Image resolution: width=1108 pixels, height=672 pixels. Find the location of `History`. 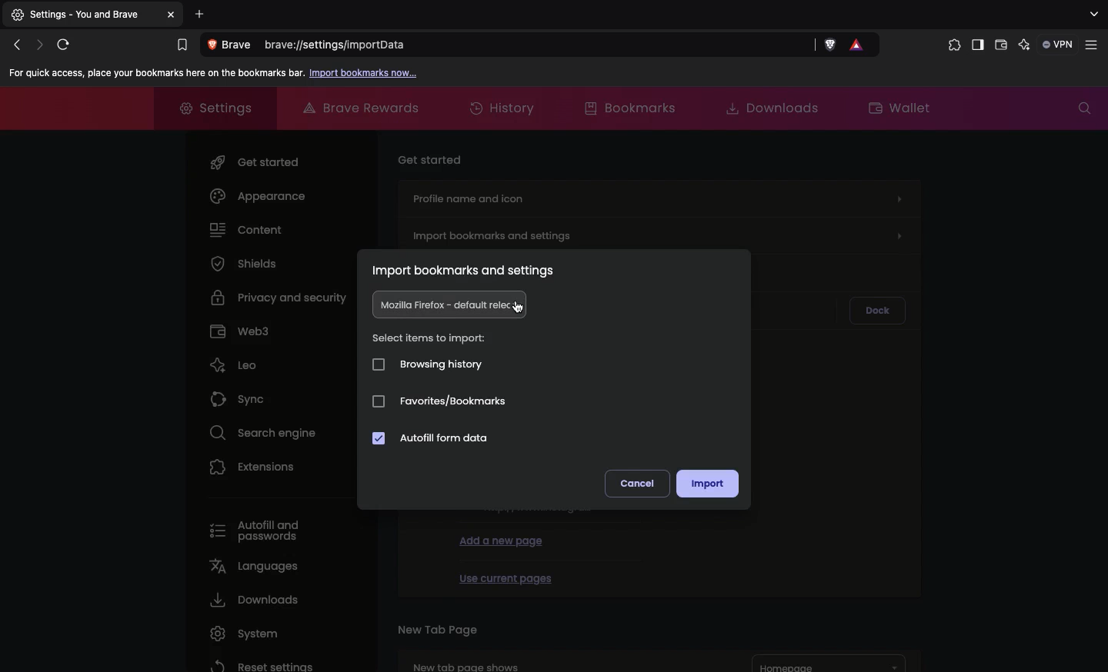

History is located at coordinates (505, 109).